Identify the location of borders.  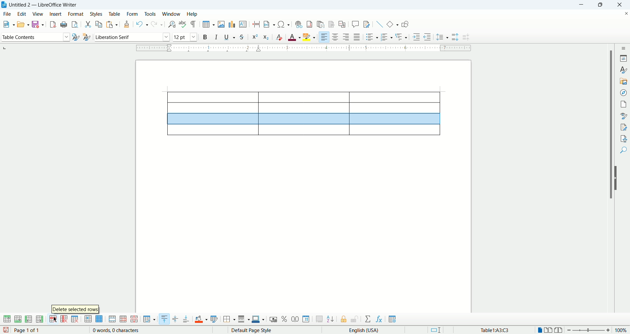
(229, 320).